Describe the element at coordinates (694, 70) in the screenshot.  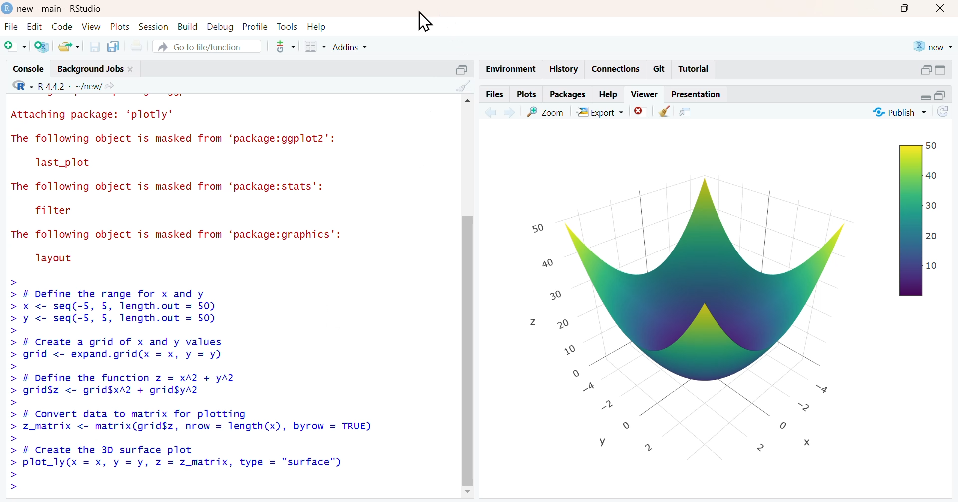
I see `tutorial` at that location.